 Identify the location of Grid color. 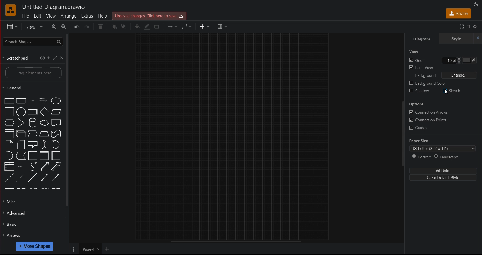
(471, 60).